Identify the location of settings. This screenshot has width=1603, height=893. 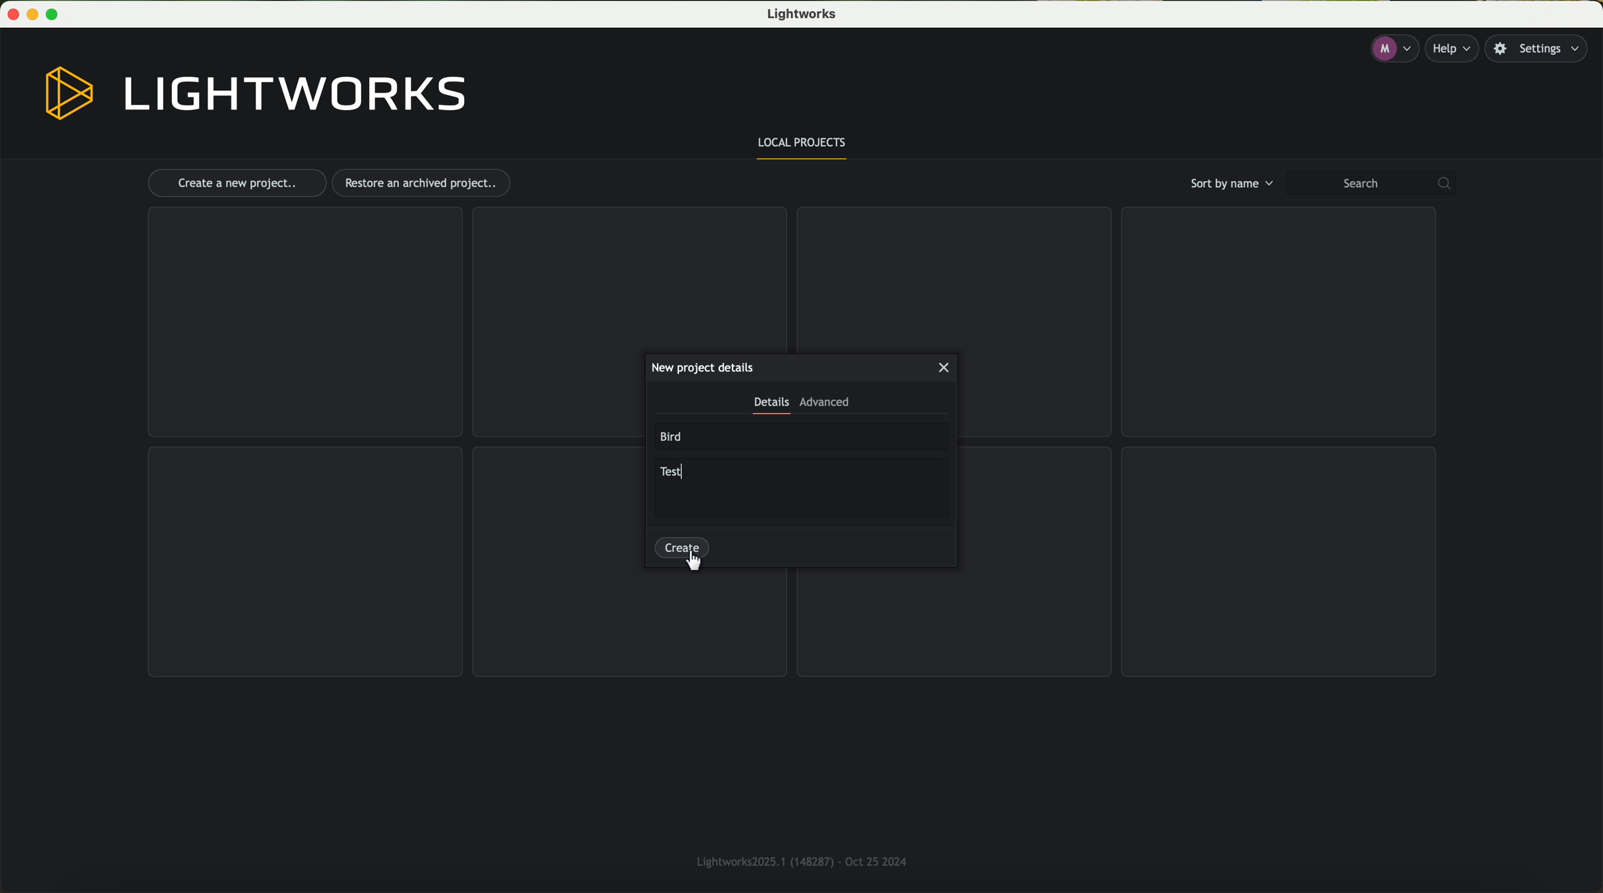
(1542, 49).